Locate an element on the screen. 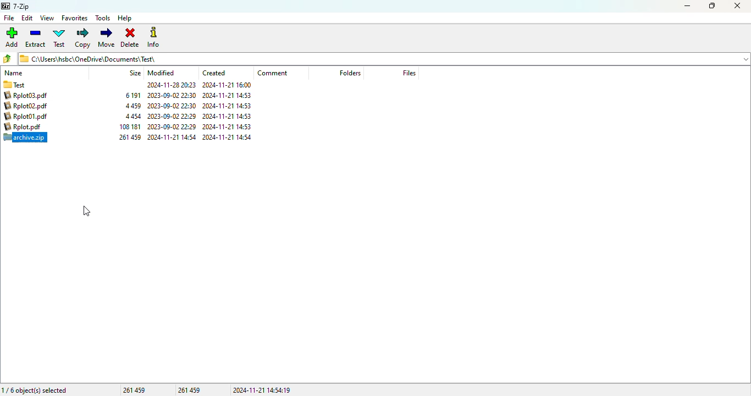 This screenshot has width=751, height=396. delete is located at coordinates (130, 37).